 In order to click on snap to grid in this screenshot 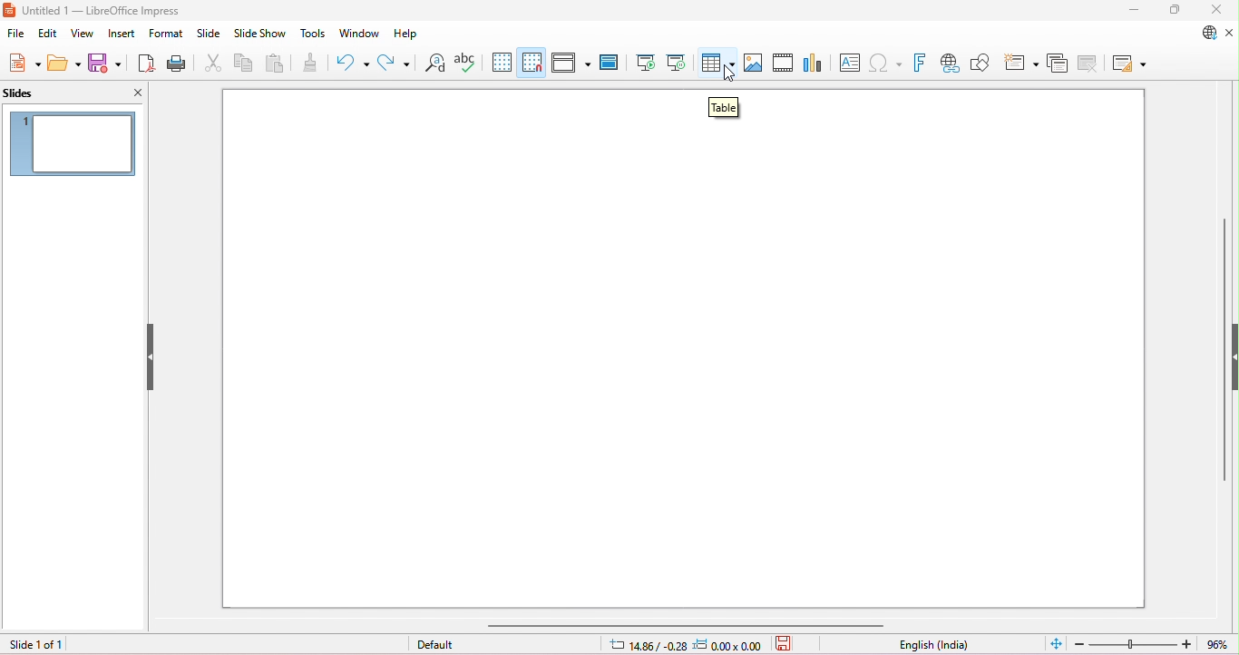, I will do `click(532, 63)`.